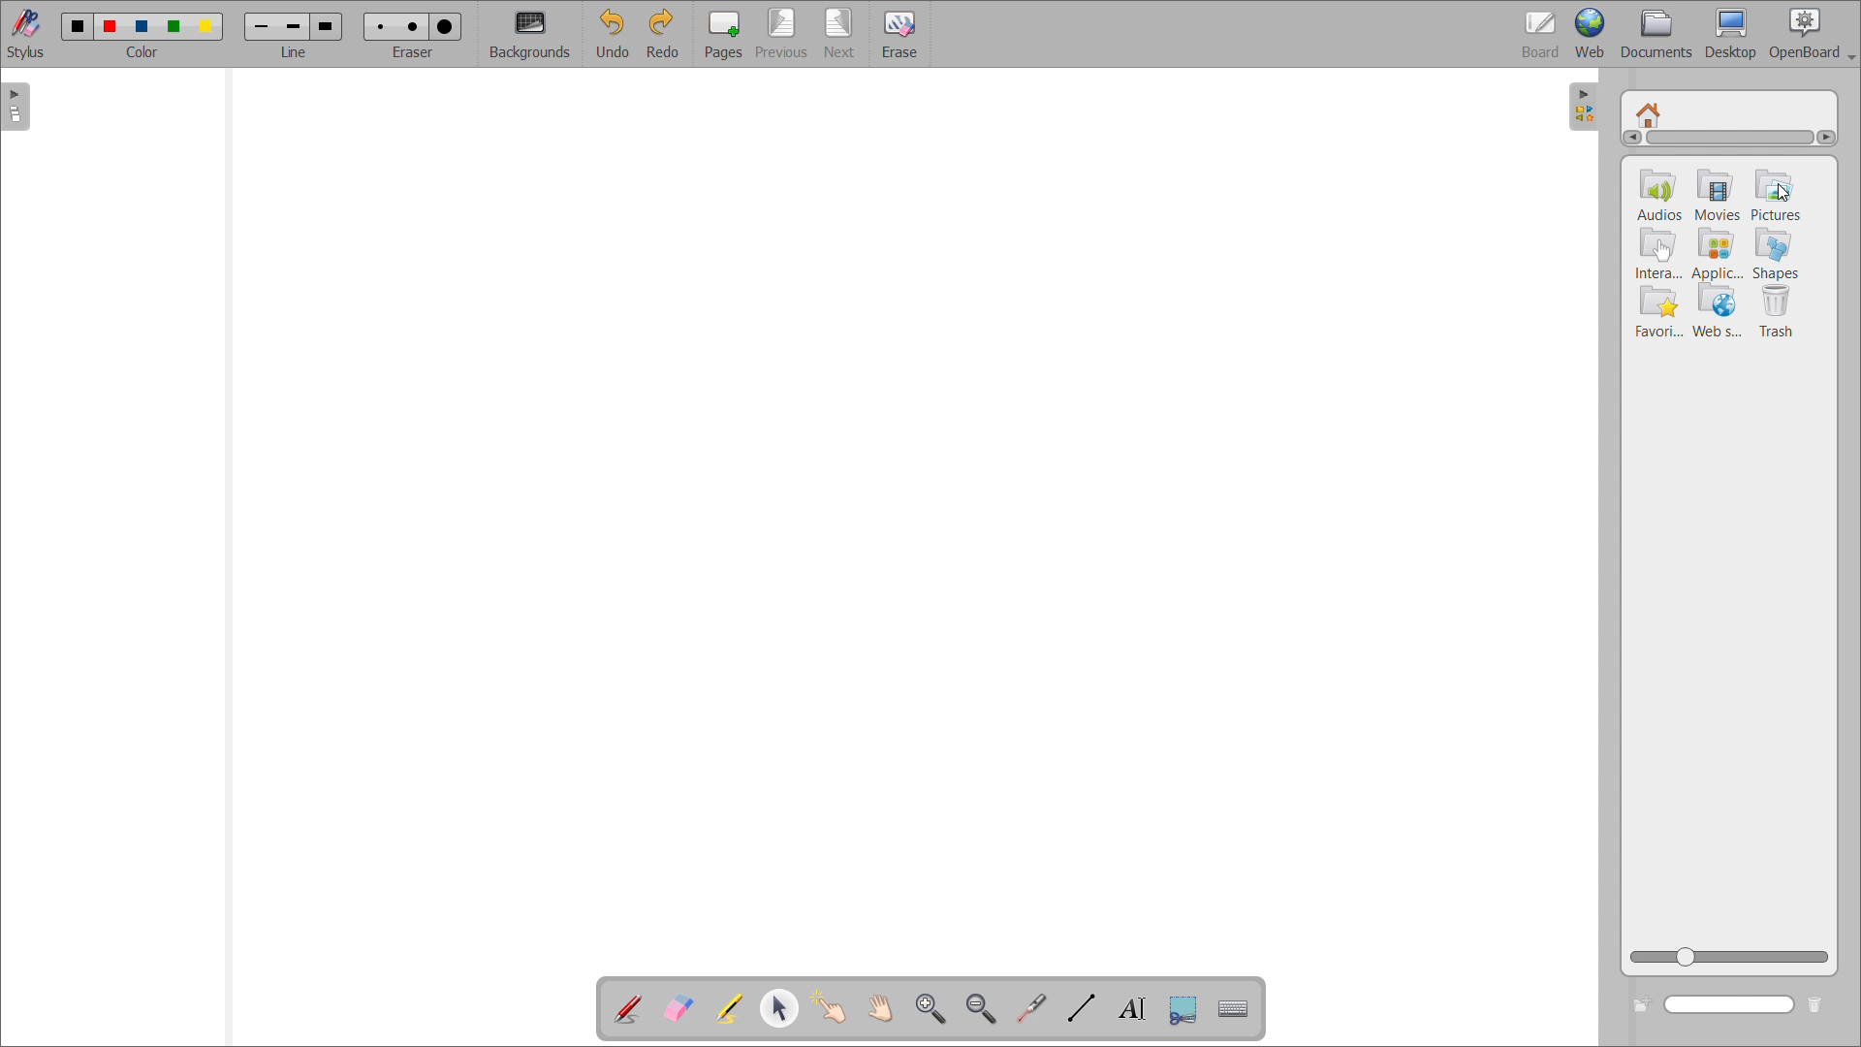  I want to click on scrollbar, so click(1731, 138).